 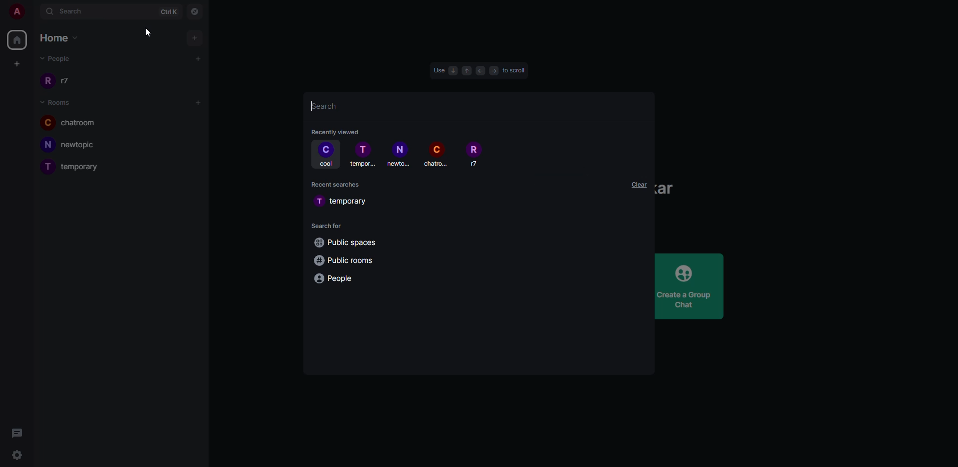 I want to click on home, so click(x=58, y=37).